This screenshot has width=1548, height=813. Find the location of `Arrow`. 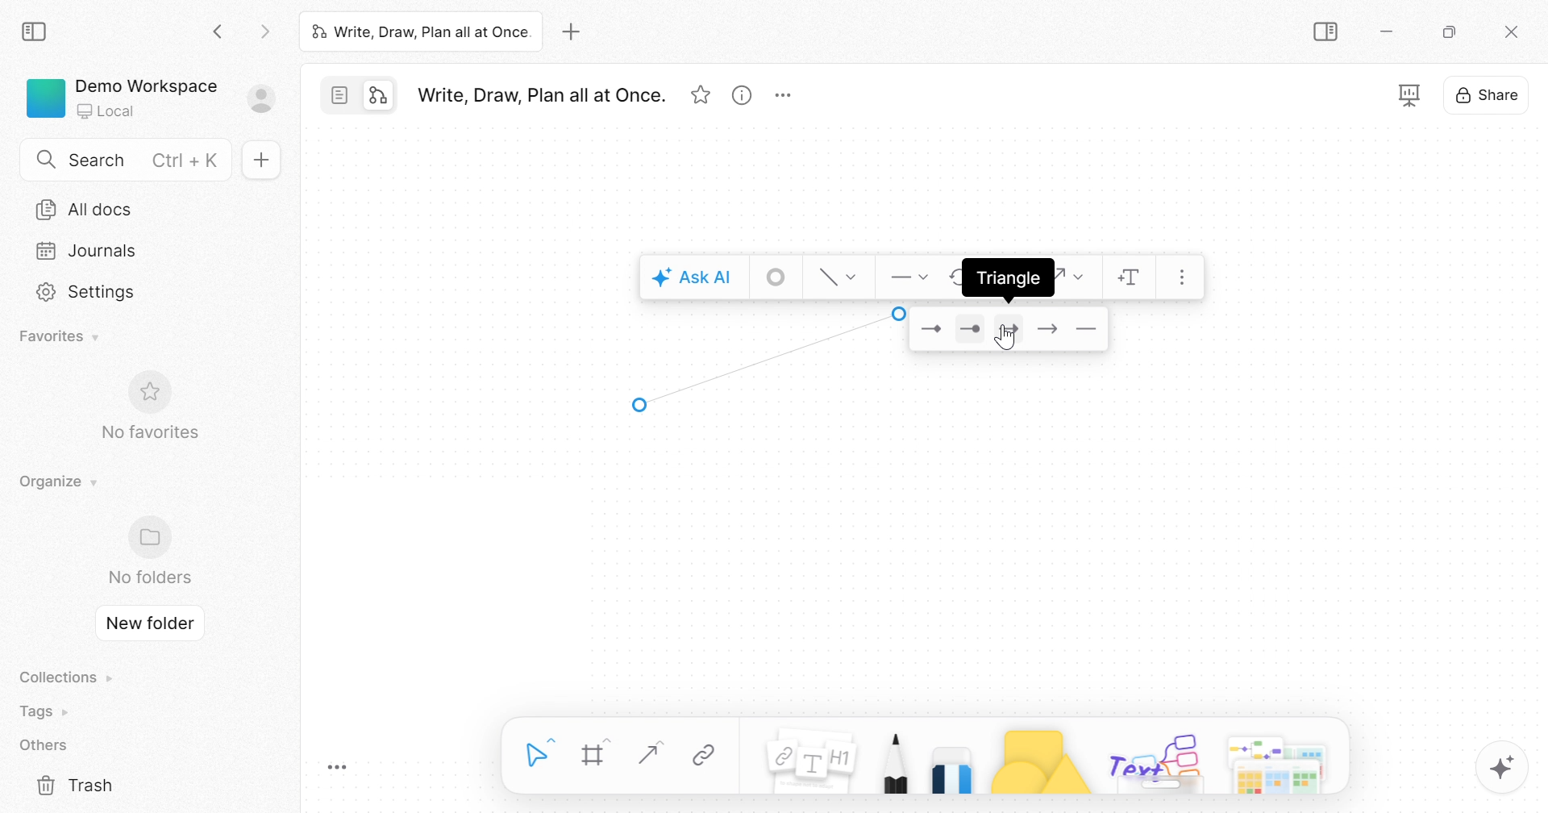

Arrow is located at coordinates (768, 360).